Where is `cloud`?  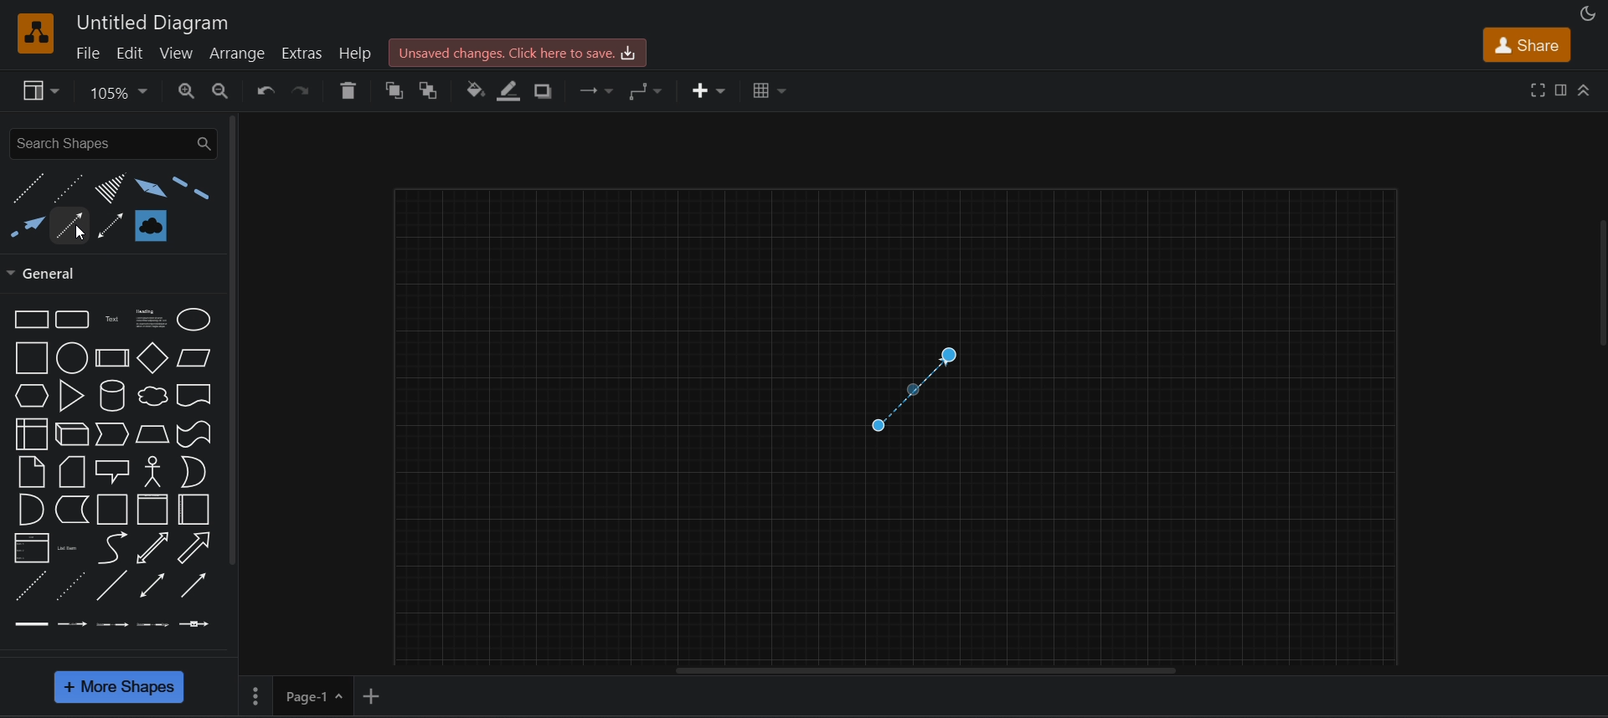 cloud is located at coordinates (152, 396).